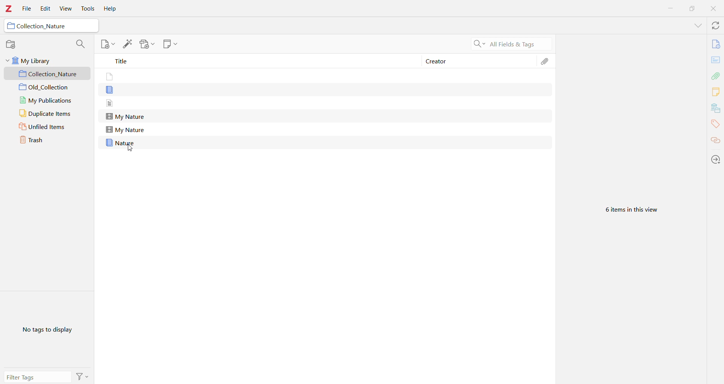  What do you see at coordinates (48, 88) in the screenshot?
I see `Old_Collection` at bounding box center [48, 88].